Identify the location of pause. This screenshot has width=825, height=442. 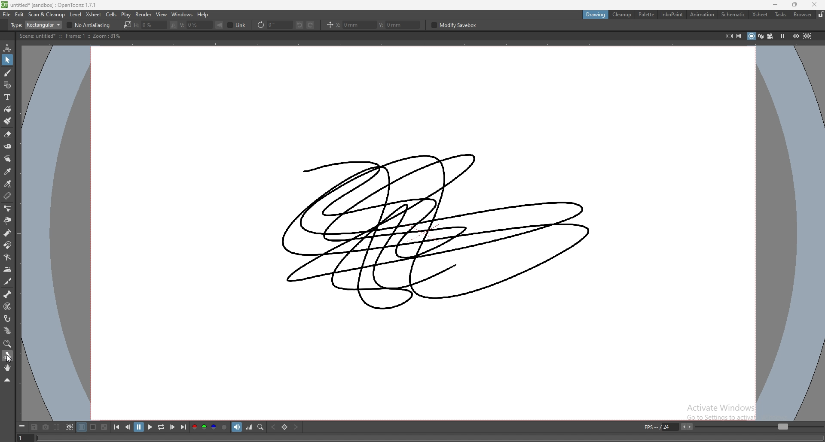
(140, 428).